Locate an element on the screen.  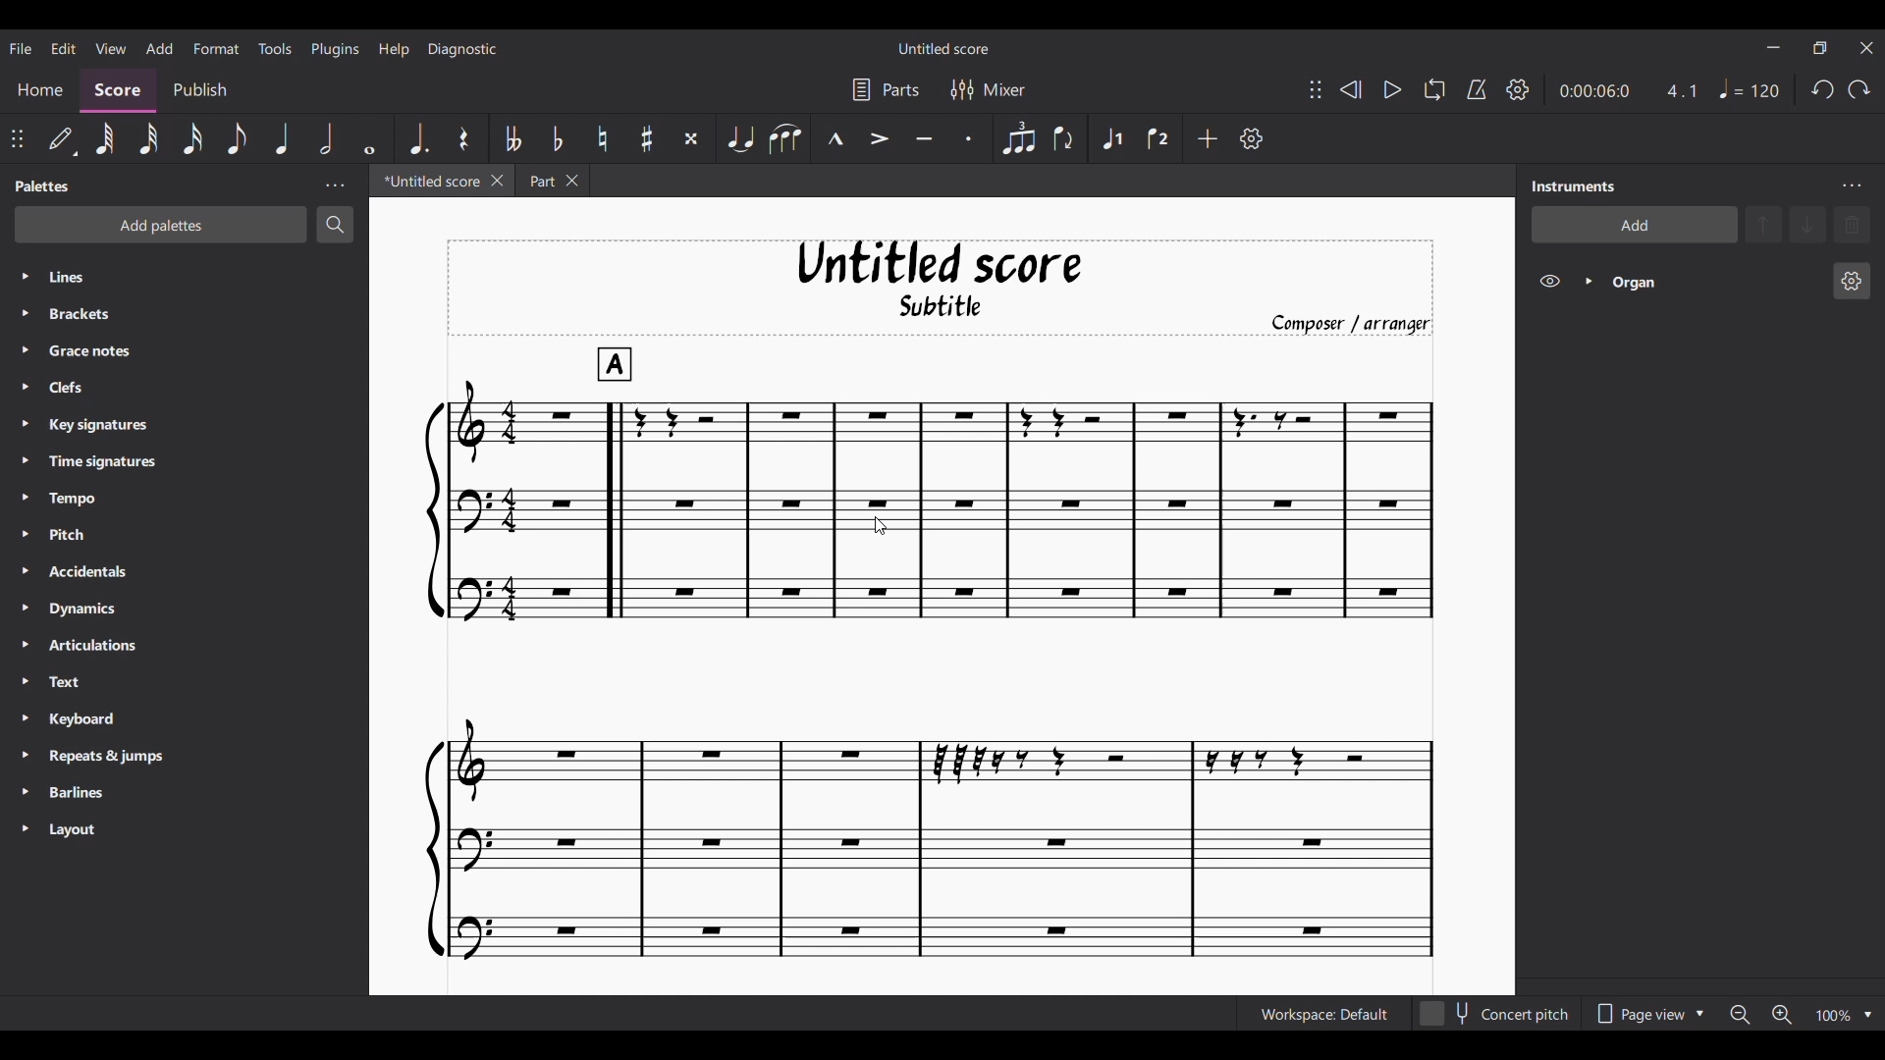
Panel settings is located at coordinates (335, 186).